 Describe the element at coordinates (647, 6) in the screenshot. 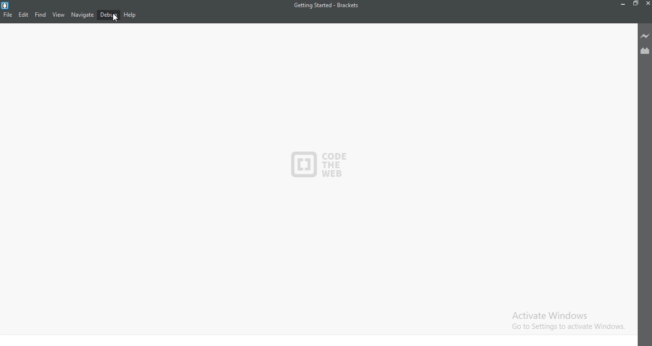

I see `close` at that location.